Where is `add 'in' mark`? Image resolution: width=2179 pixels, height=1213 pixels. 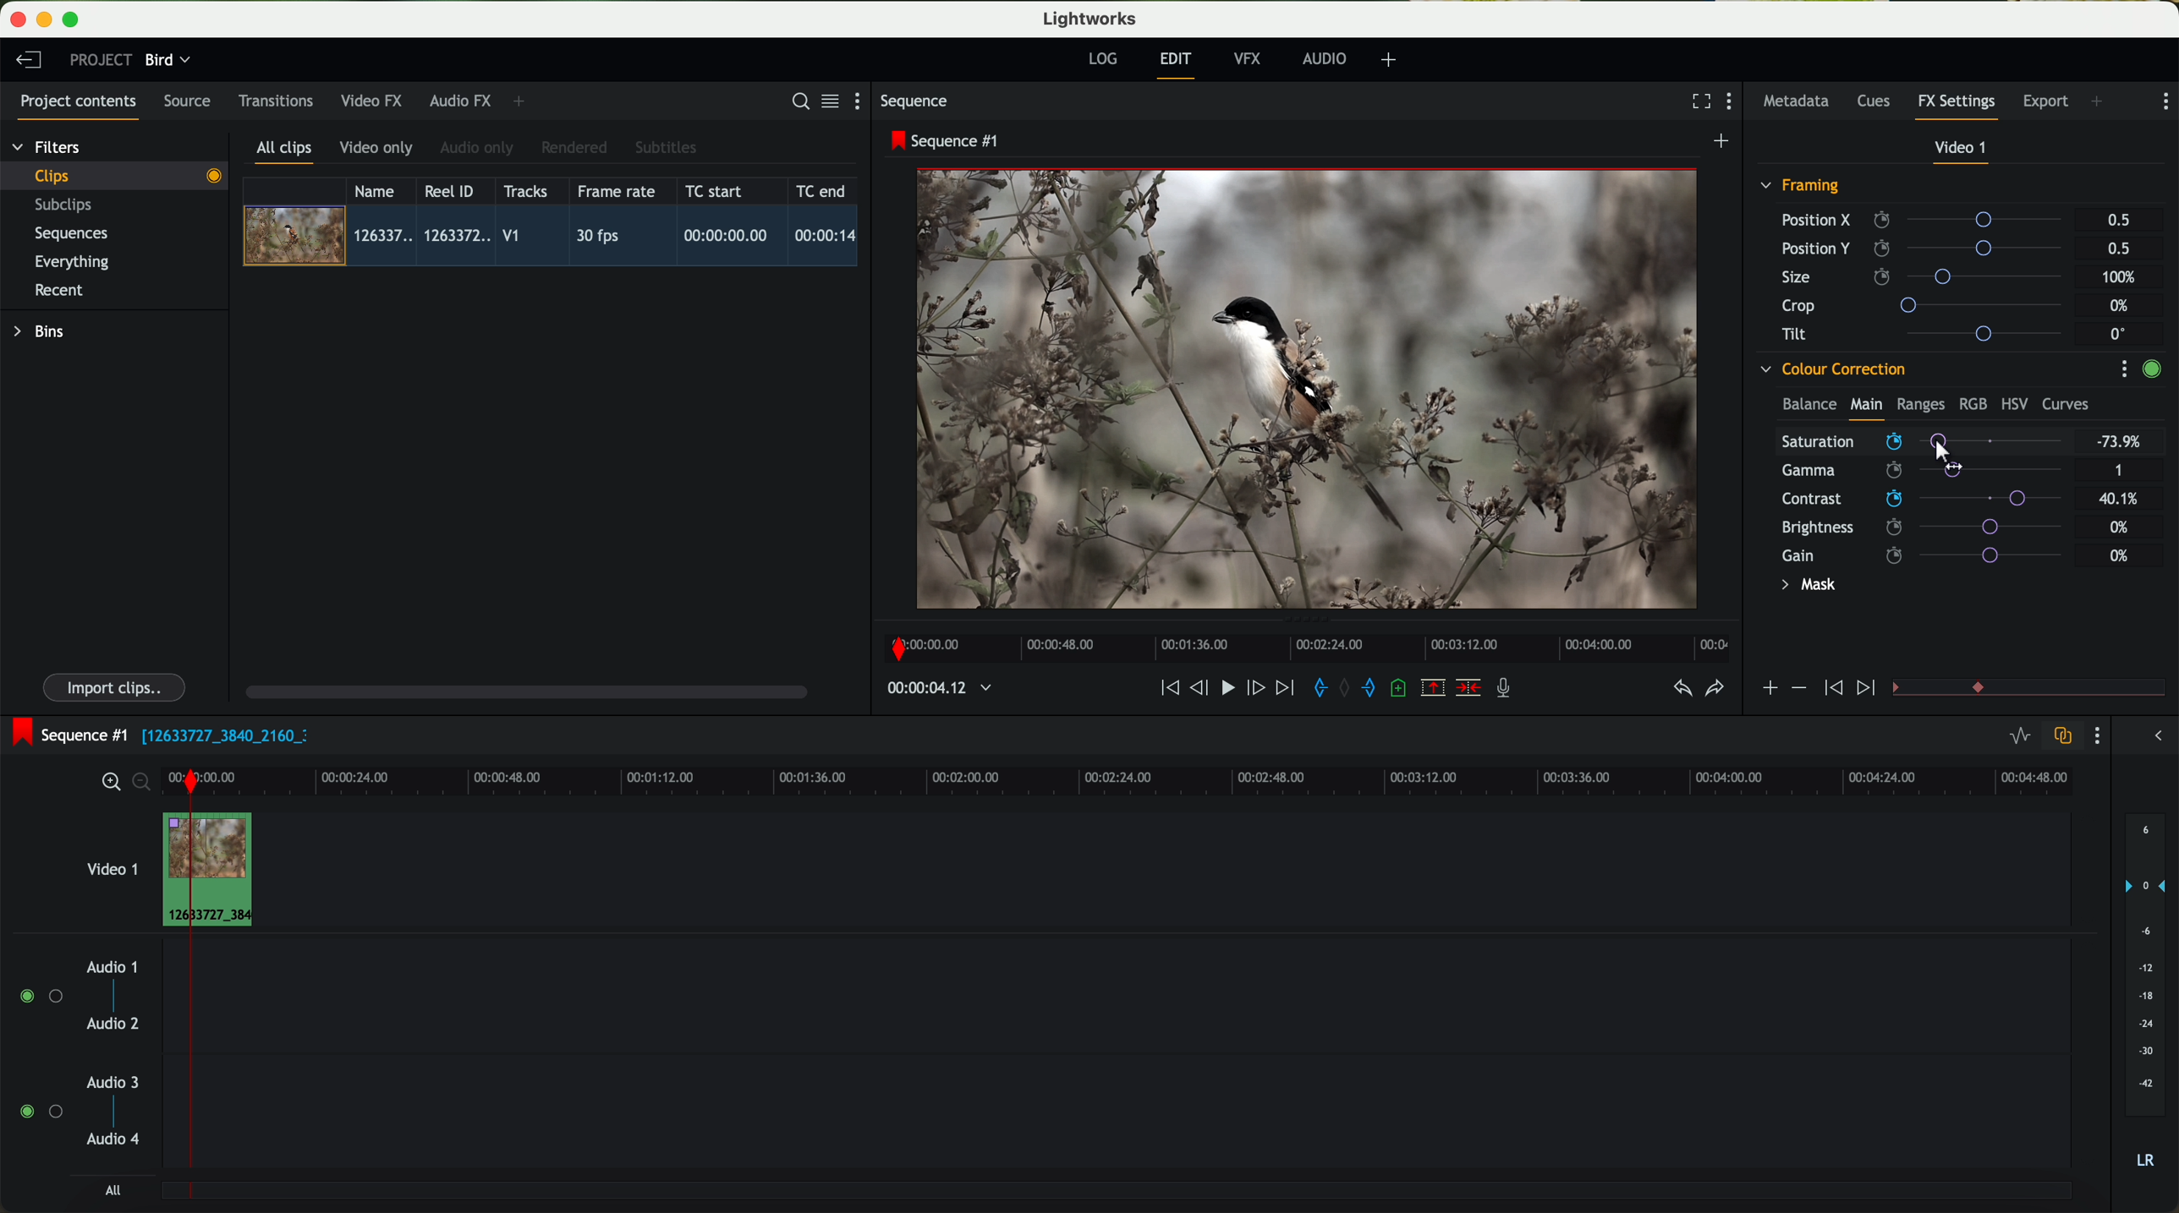
add 'in' mark is located at coordinates (1315, 691).